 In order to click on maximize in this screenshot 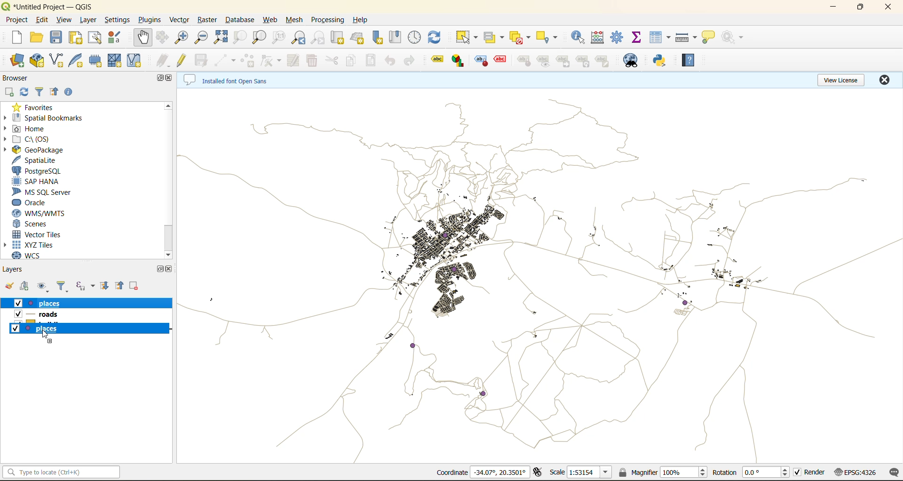, I will do `click(163, 269)`.